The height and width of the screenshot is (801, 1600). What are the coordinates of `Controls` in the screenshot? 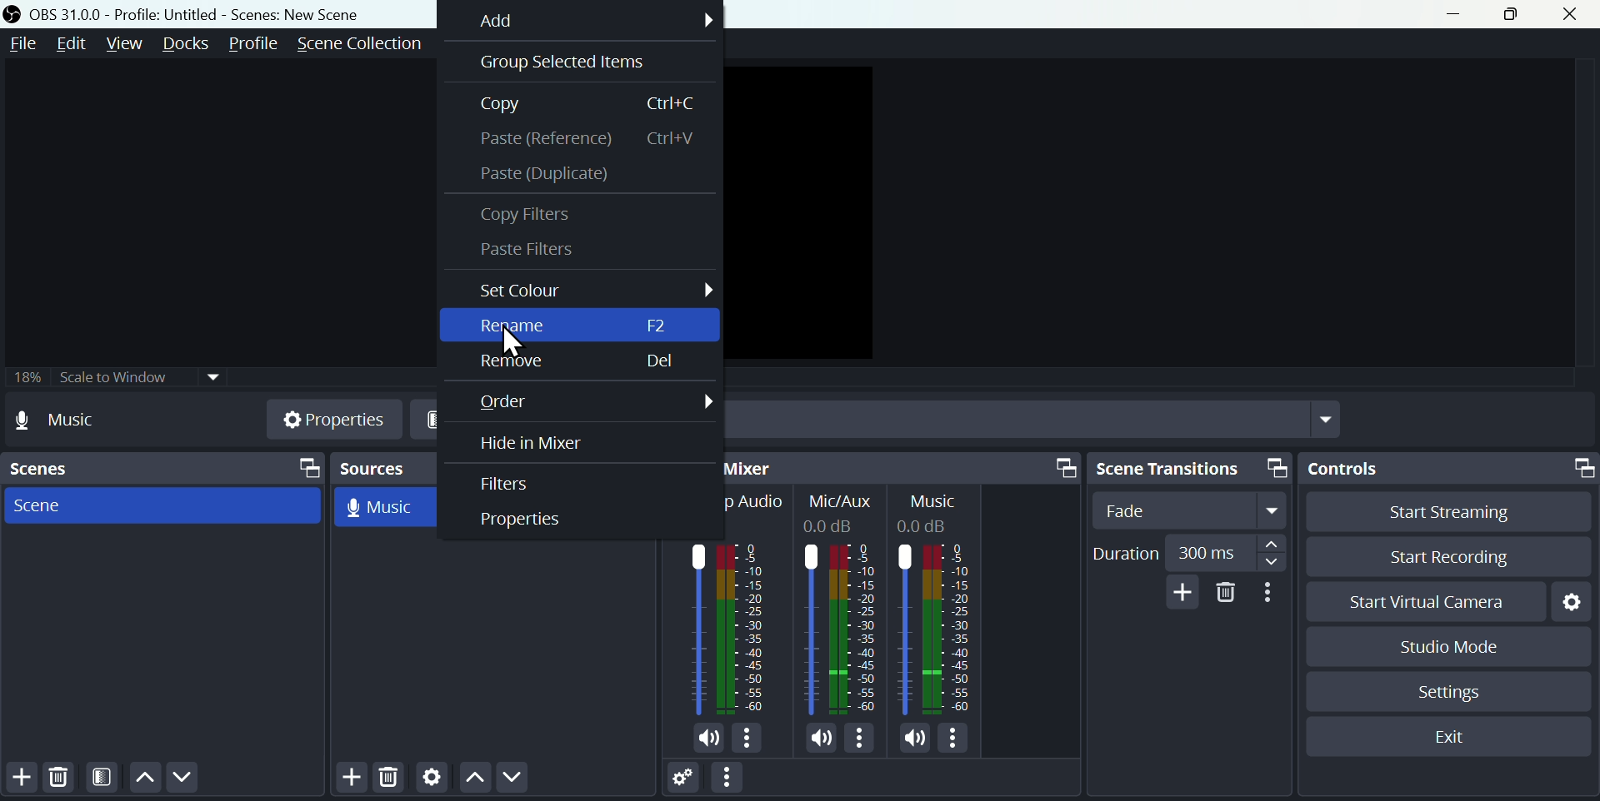 It's located at (1448, 465).